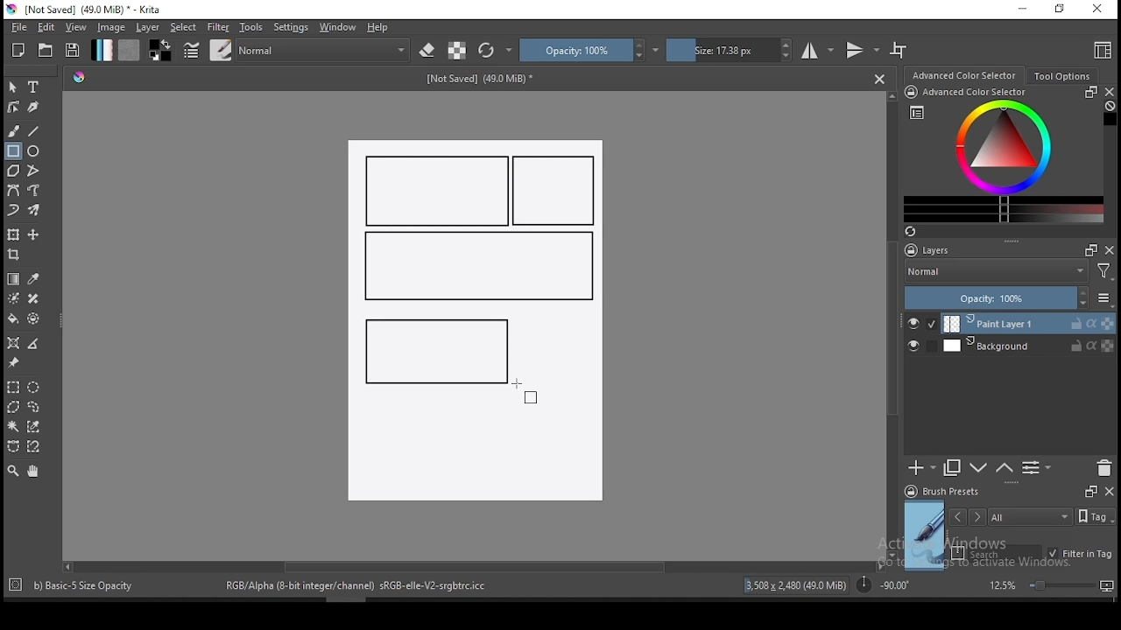 The width and height of the screenshot is (1121, 630). What do you see at coordinates (438, 191) in the screenshot?
I see `new rectangle` at bounding box center [438, 191].